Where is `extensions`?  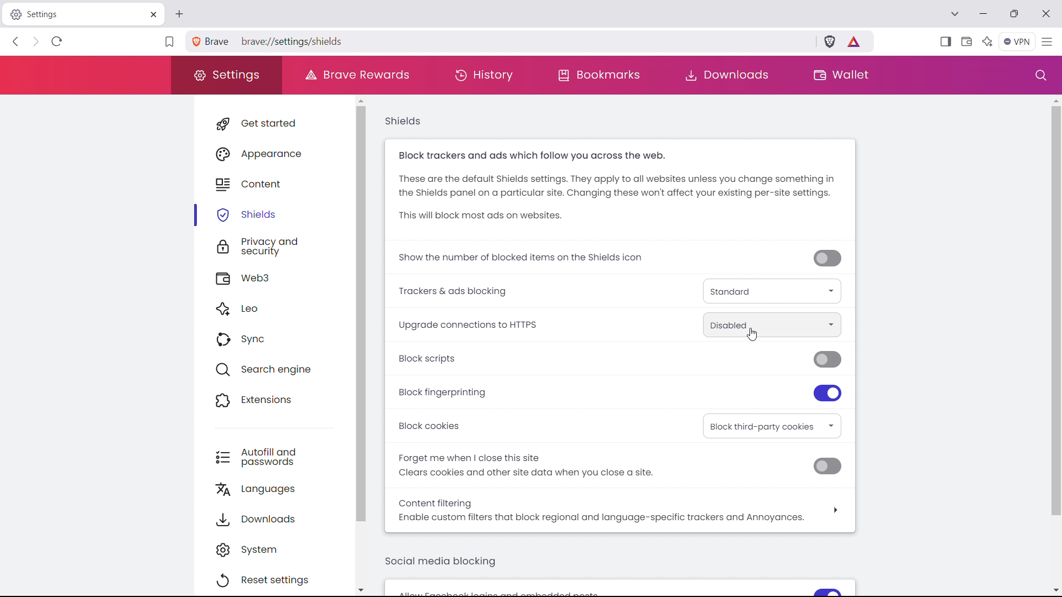 extensions is located at coordinates (280, 399).